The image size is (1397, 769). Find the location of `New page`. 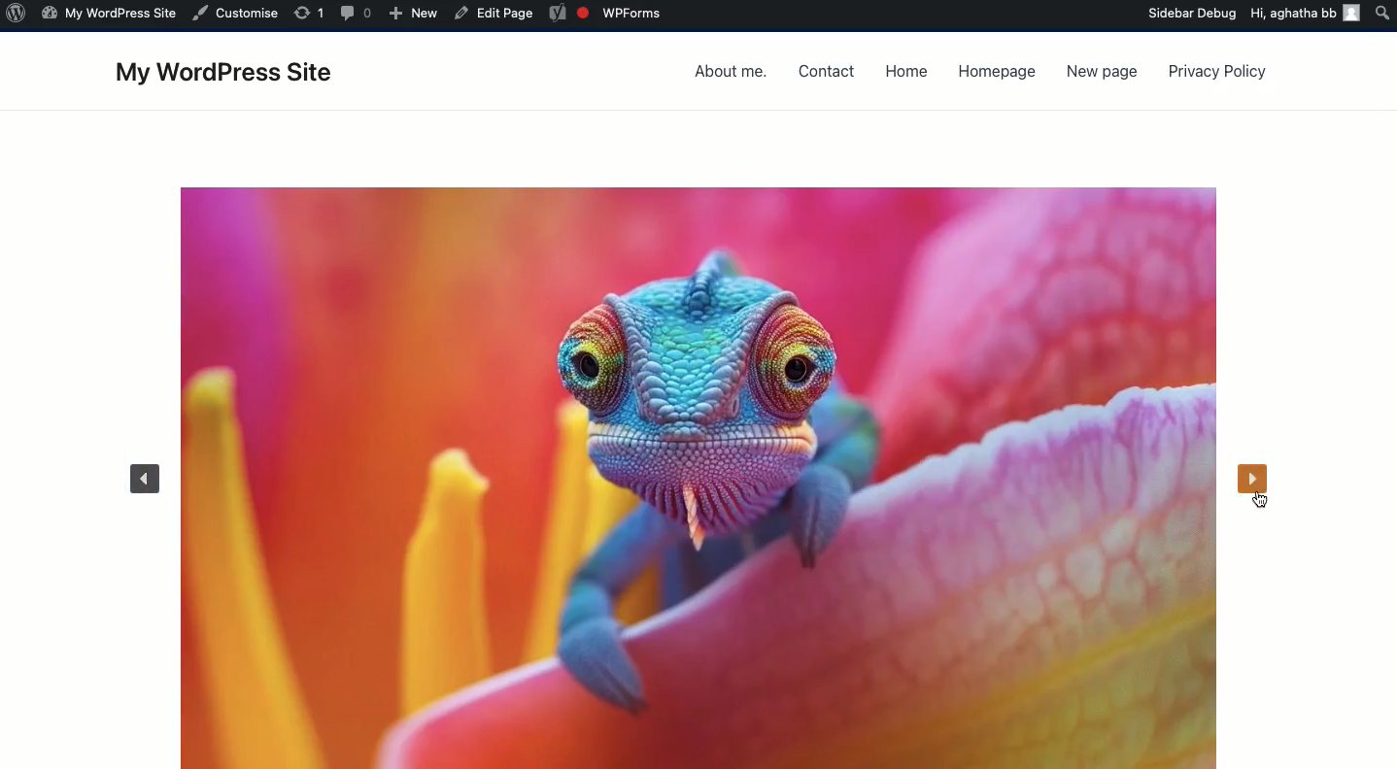

New page is located at coordinates (1097, 75).